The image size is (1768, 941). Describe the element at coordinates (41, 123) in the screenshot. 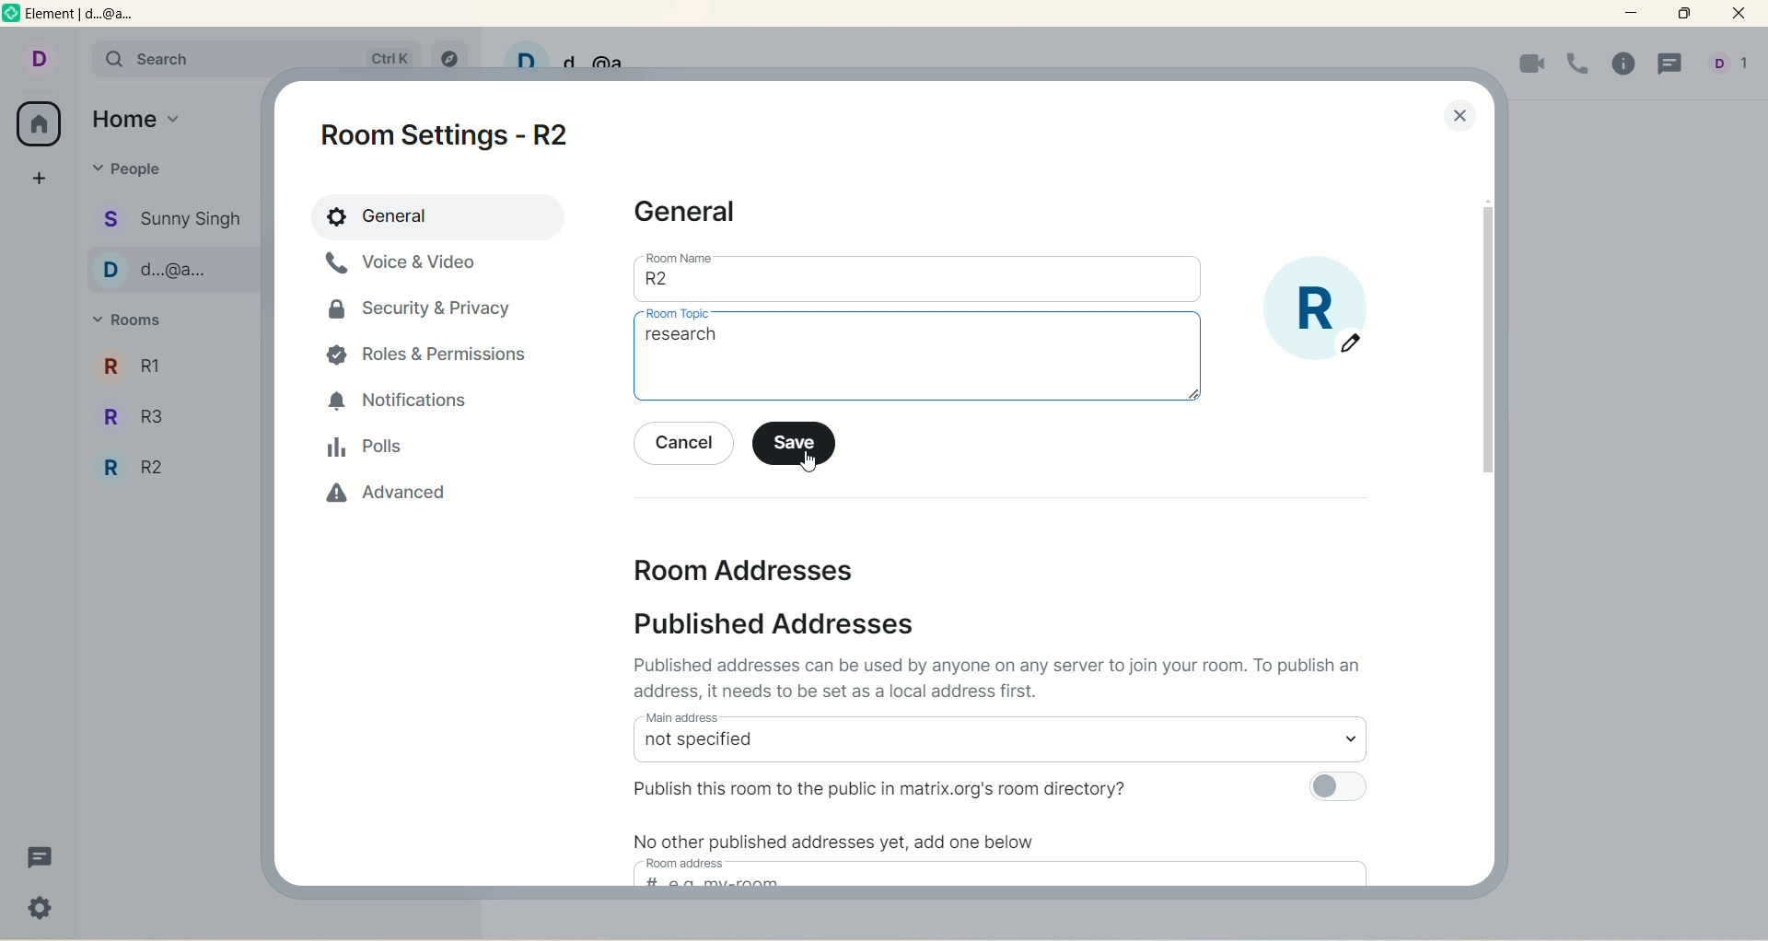

I see `all rooms` at that location.